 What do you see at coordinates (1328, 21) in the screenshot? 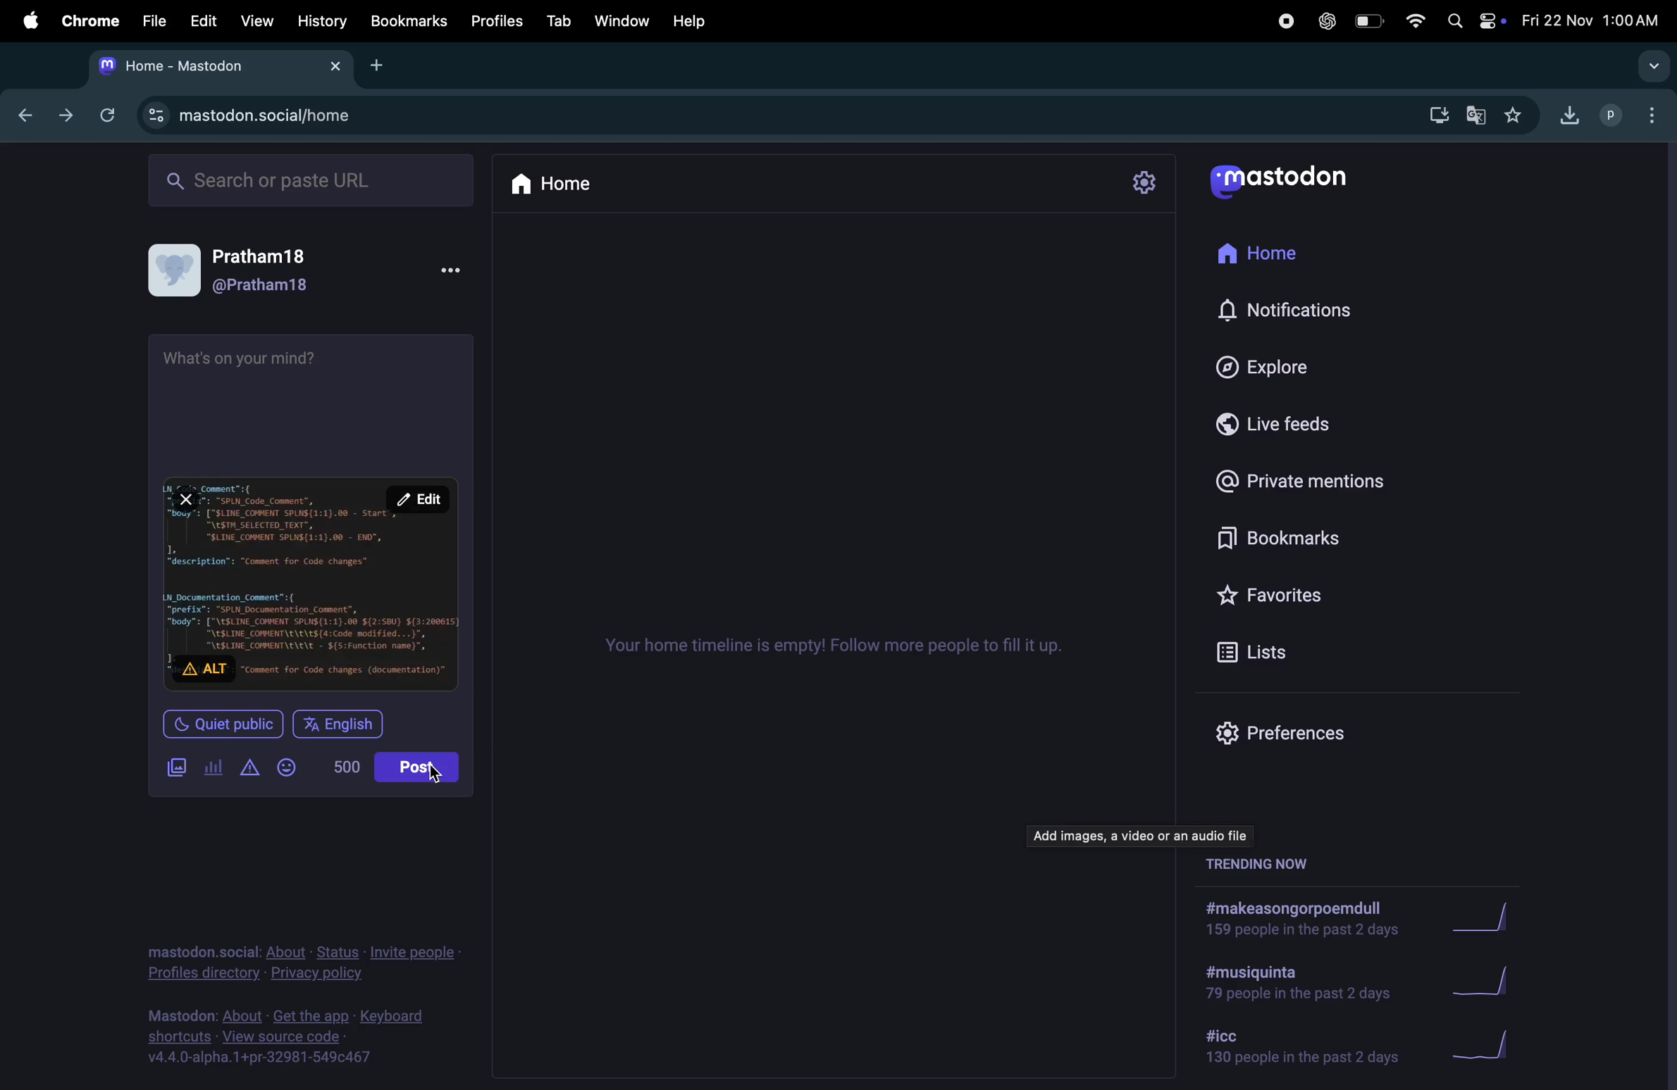
I see `chatgpt` at bounding box center [1328, 21].